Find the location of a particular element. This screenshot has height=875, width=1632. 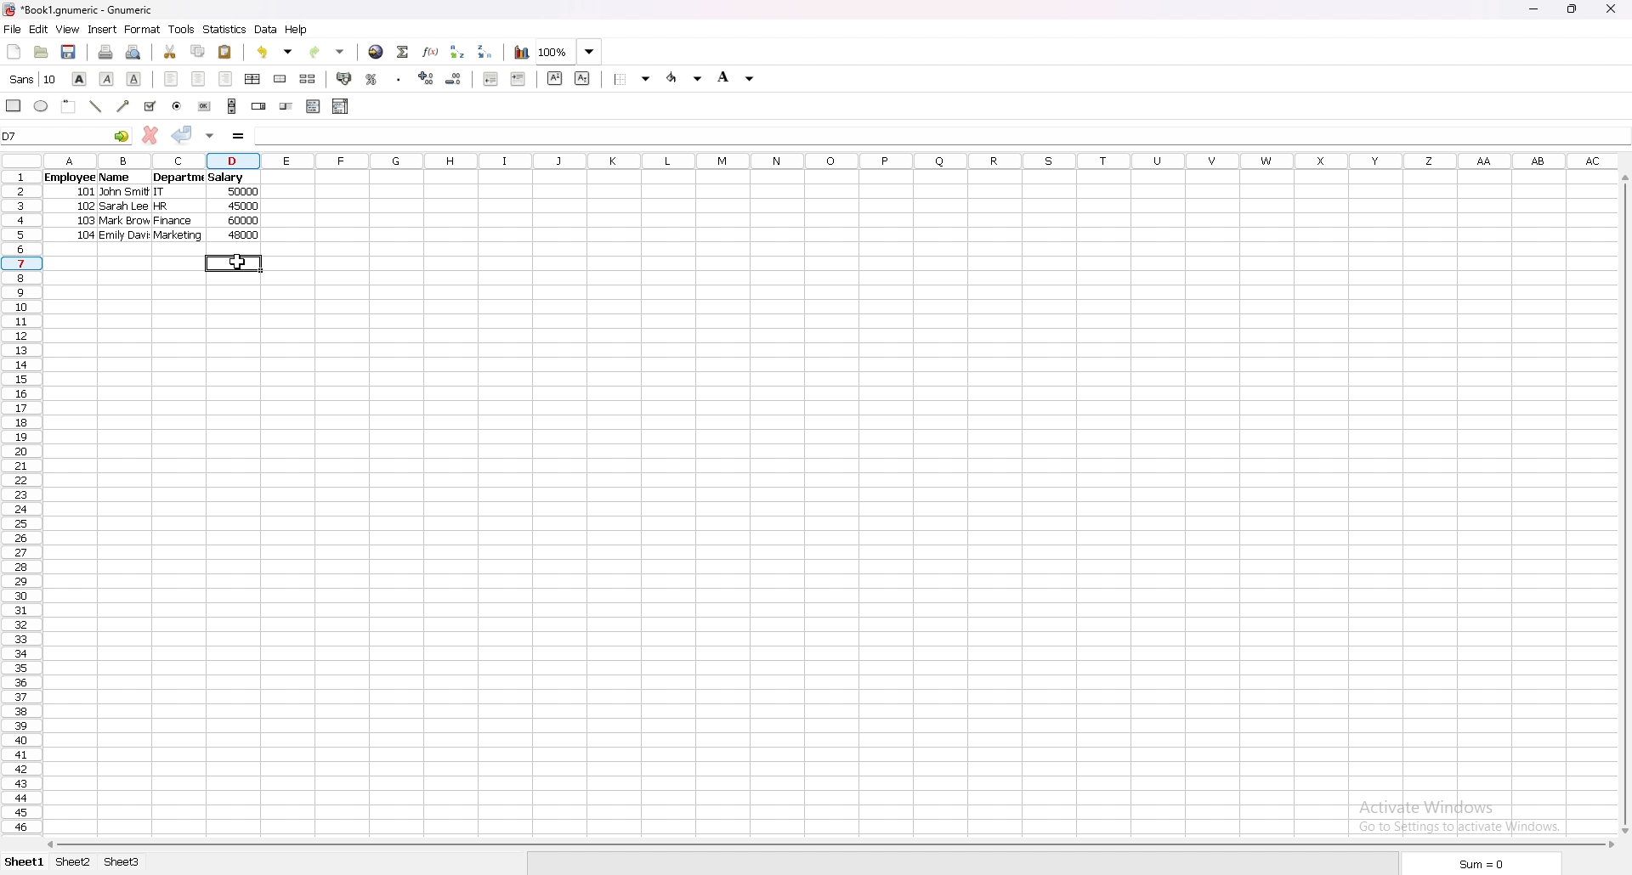

103 is located at coordinates (84, 222).